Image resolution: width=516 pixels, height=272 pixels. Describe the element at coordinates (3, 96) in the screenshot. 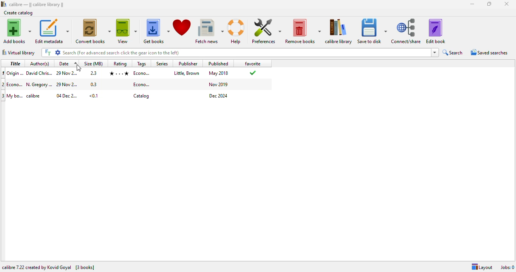

I see `3` at that location.